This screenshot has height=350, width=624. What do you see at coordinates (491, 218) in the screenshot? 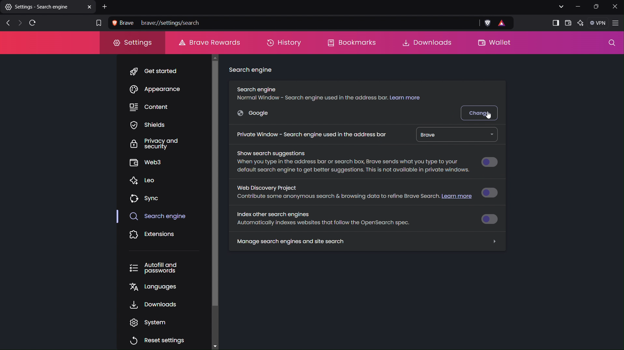
I see `Button` at bounding box center [491, 218].